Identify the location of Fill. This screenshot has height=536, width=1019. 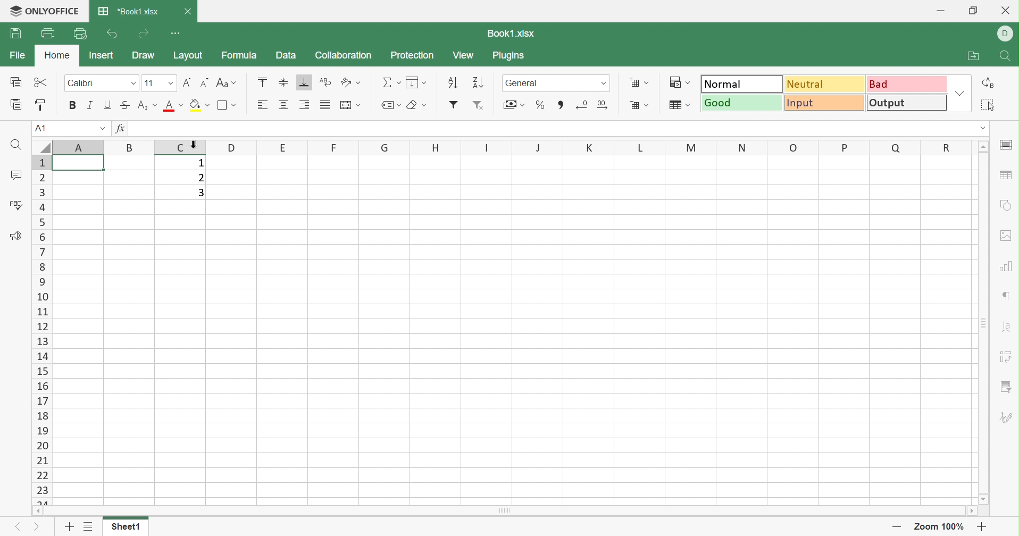
(413, 82).